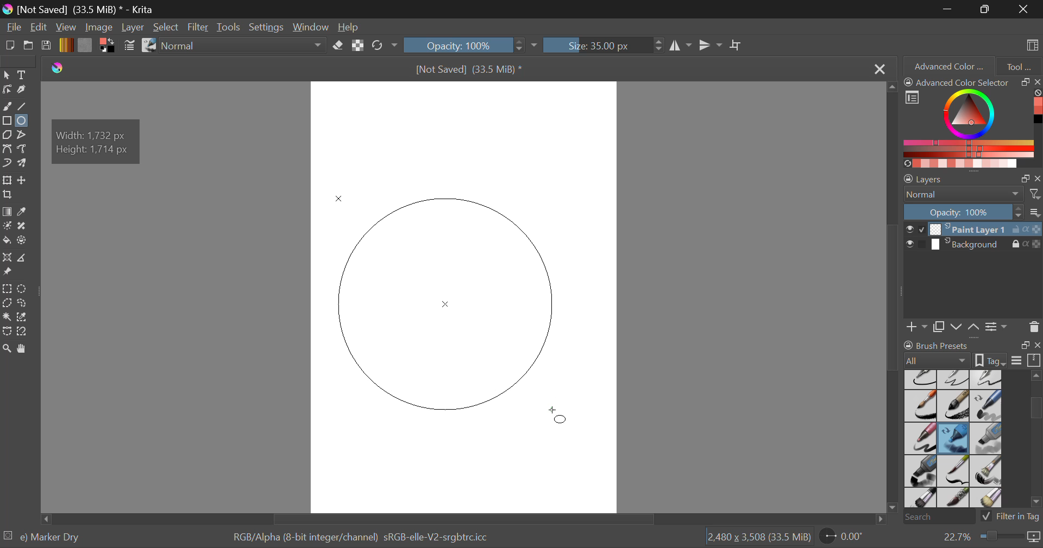 This screenshot has width=1043, height=548. What do you see at coordinates (920, 499) in the screenshot?
I see `Bristles-3 Large Smooth` at bounding box center [920, 499].